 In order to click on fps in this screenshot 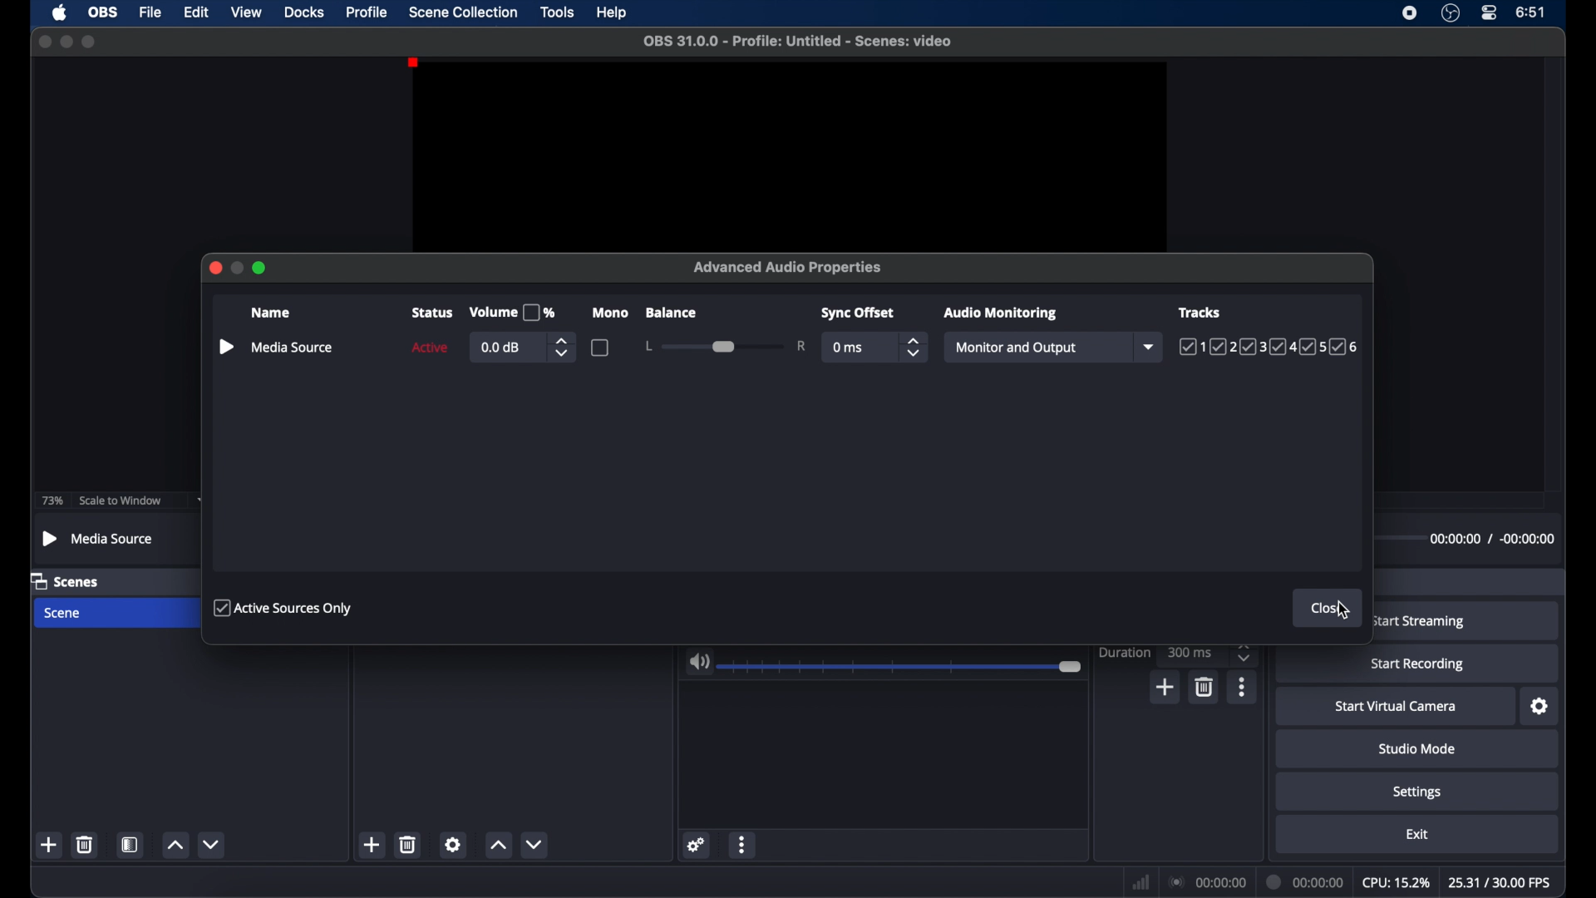, I will do `click(1500, 883)`.